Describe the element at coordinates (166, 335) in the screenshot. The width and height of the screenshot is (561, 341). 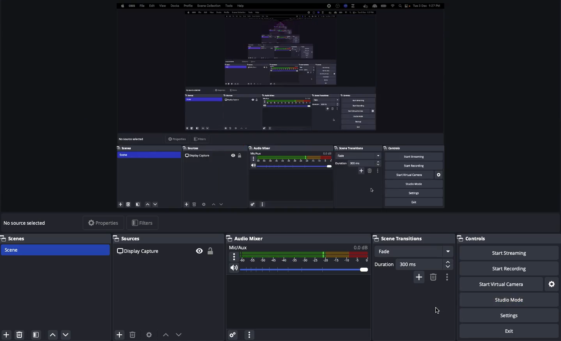
I see `Move up` at that location.